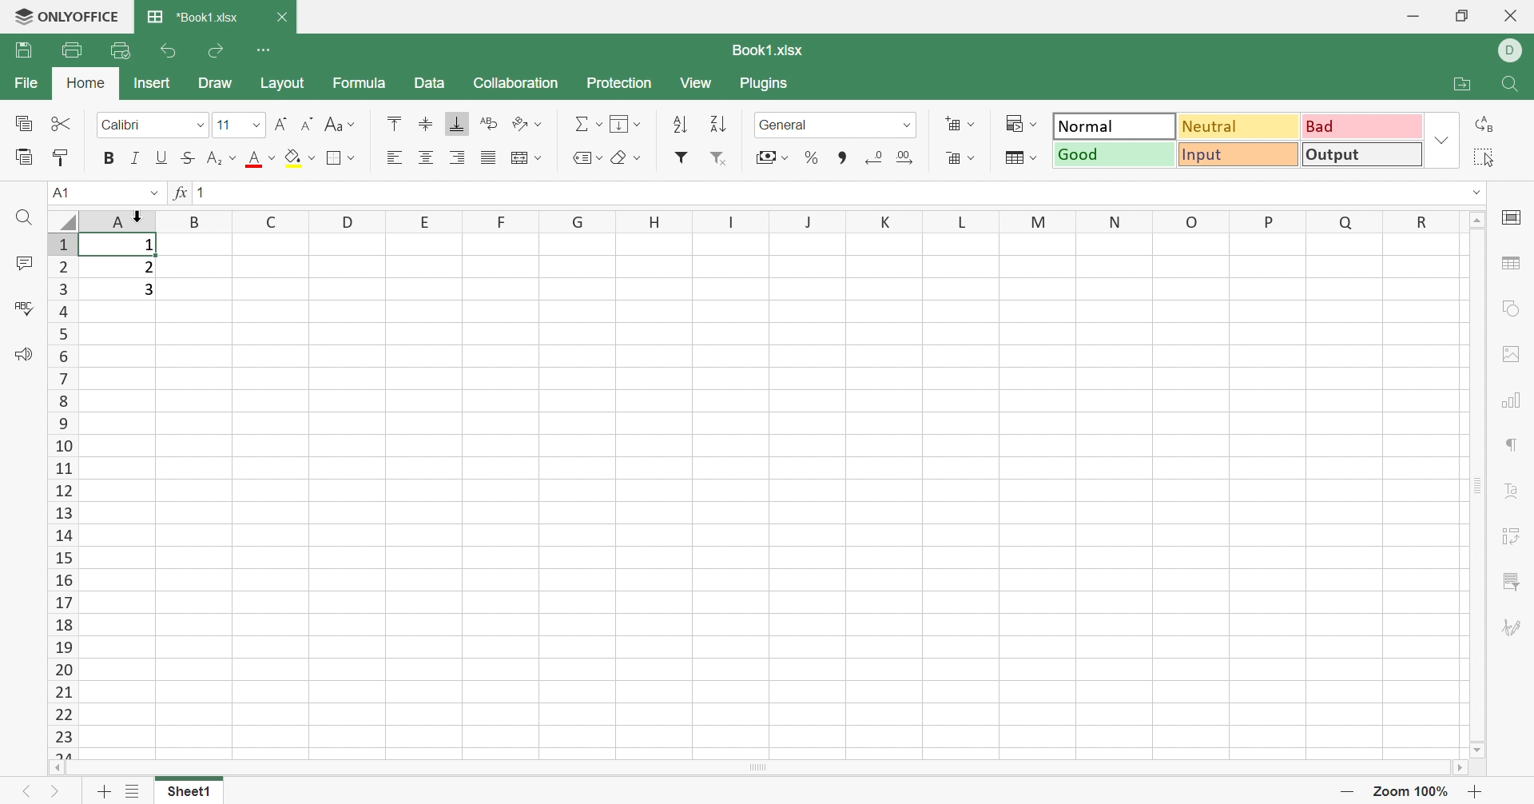 Image resolution: width=1534 pixels, height=804 pixels. What do you see at coordinates (191, 15) in the screenshot?
I see `*Book1.xlsx` at bounding box center [191, 15].